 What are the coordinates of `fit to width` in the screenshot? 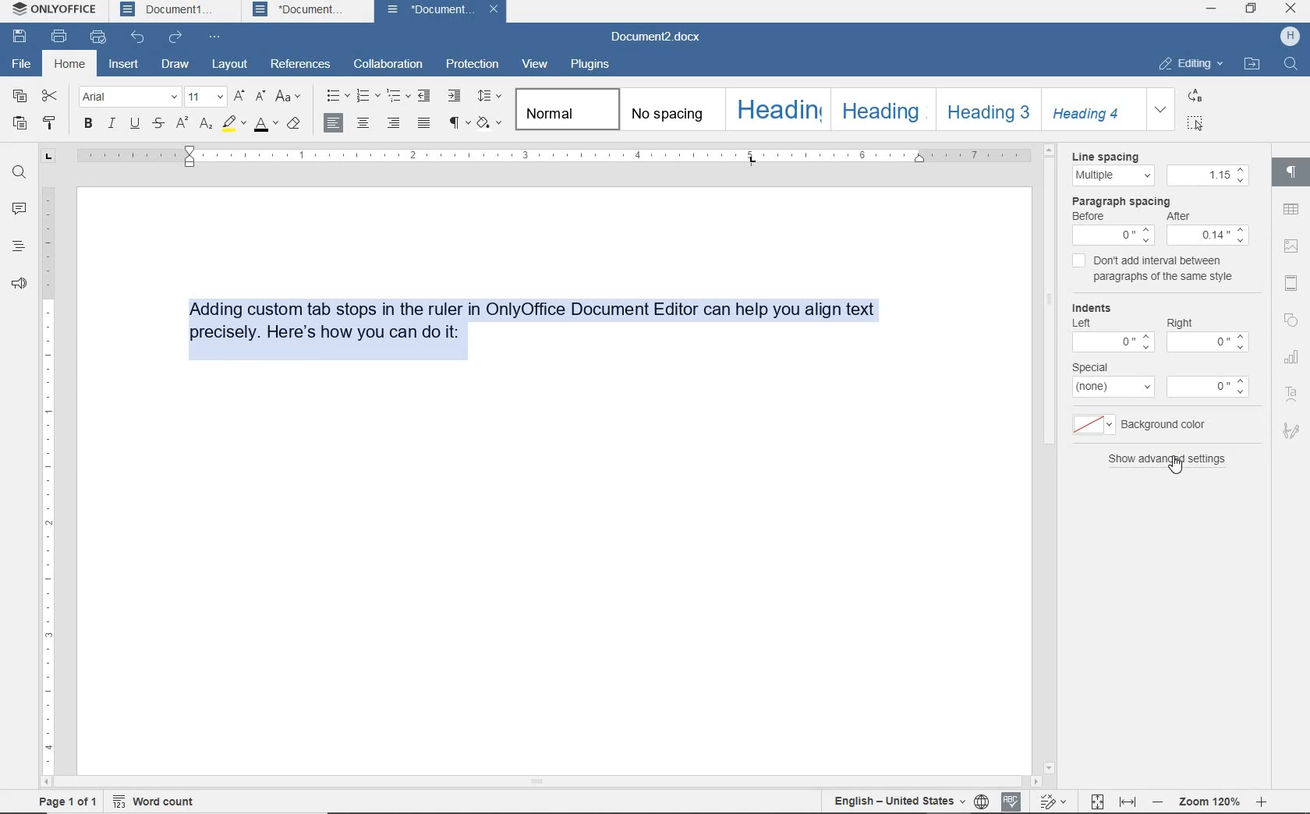 It's located at (1127, 802).